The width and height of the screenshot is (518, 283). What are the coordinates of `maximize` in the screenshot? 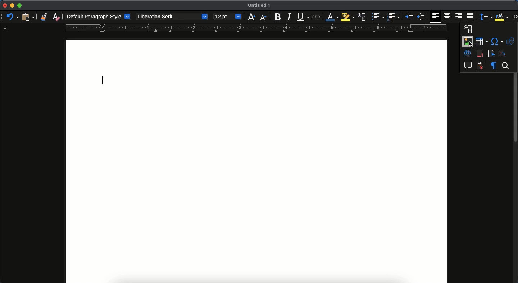 It's located at (19, 6).